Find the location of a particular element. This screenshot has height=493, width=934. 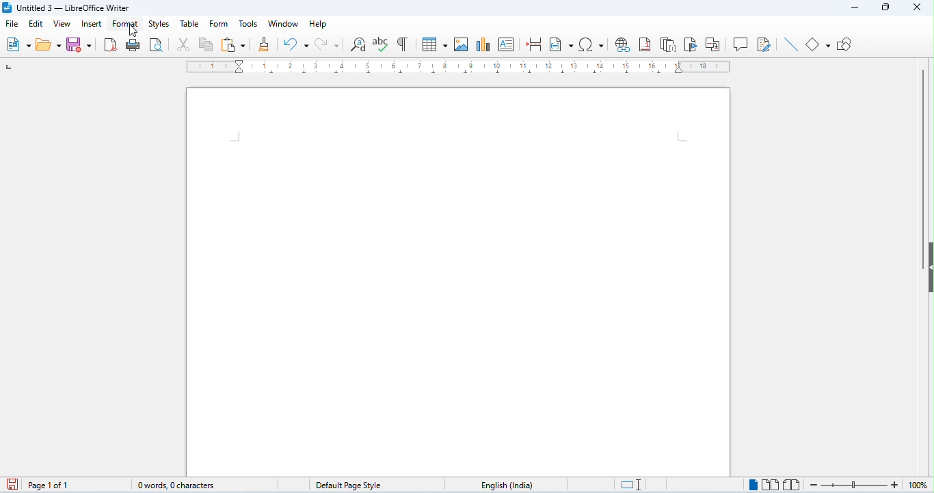

line is located at coordinates (791, 44).